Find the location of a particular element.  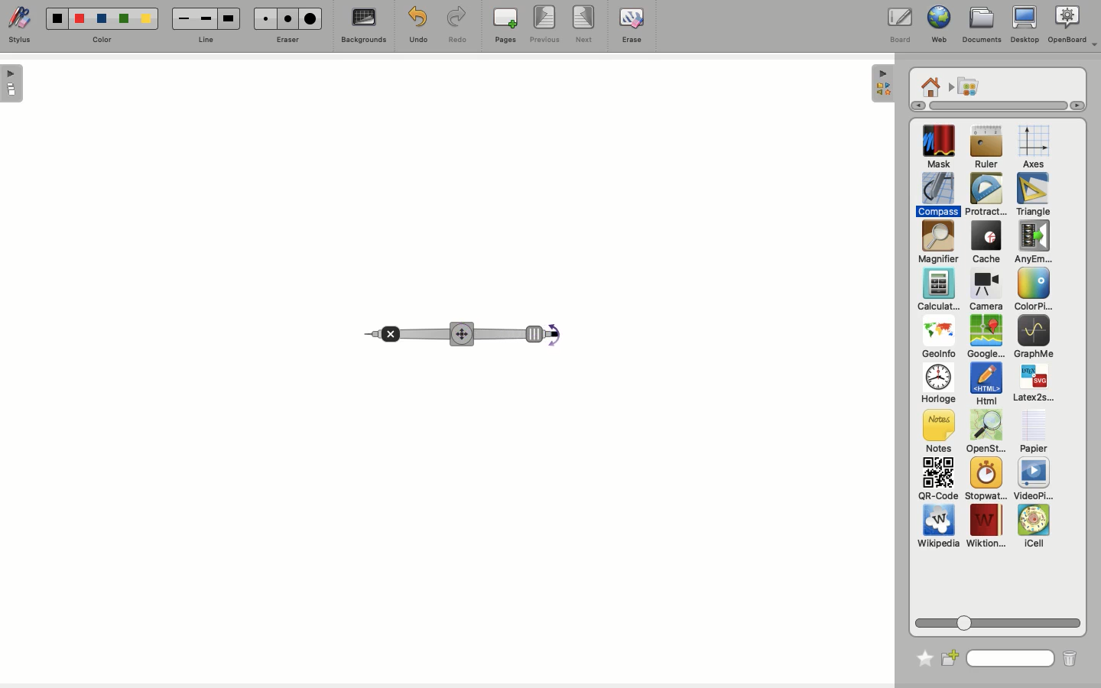

color1 is located at coordinates (55, 17).